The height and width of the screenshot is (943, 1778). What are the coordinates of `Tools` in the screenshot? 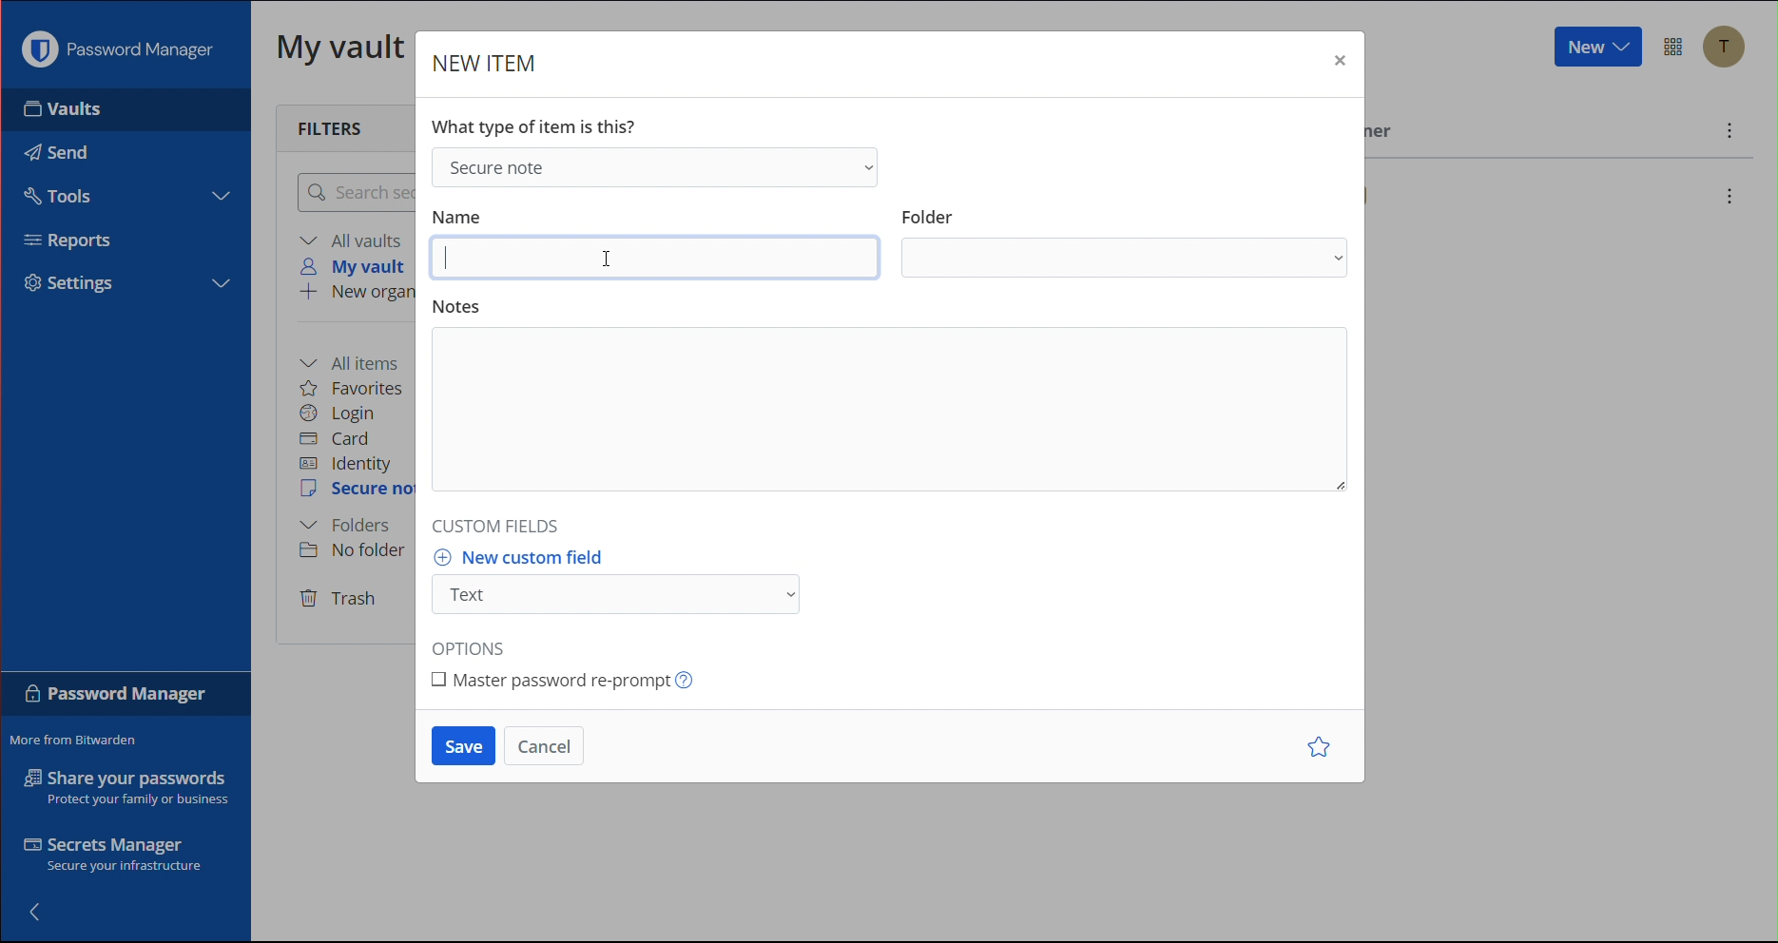 It's located at (55, 193).